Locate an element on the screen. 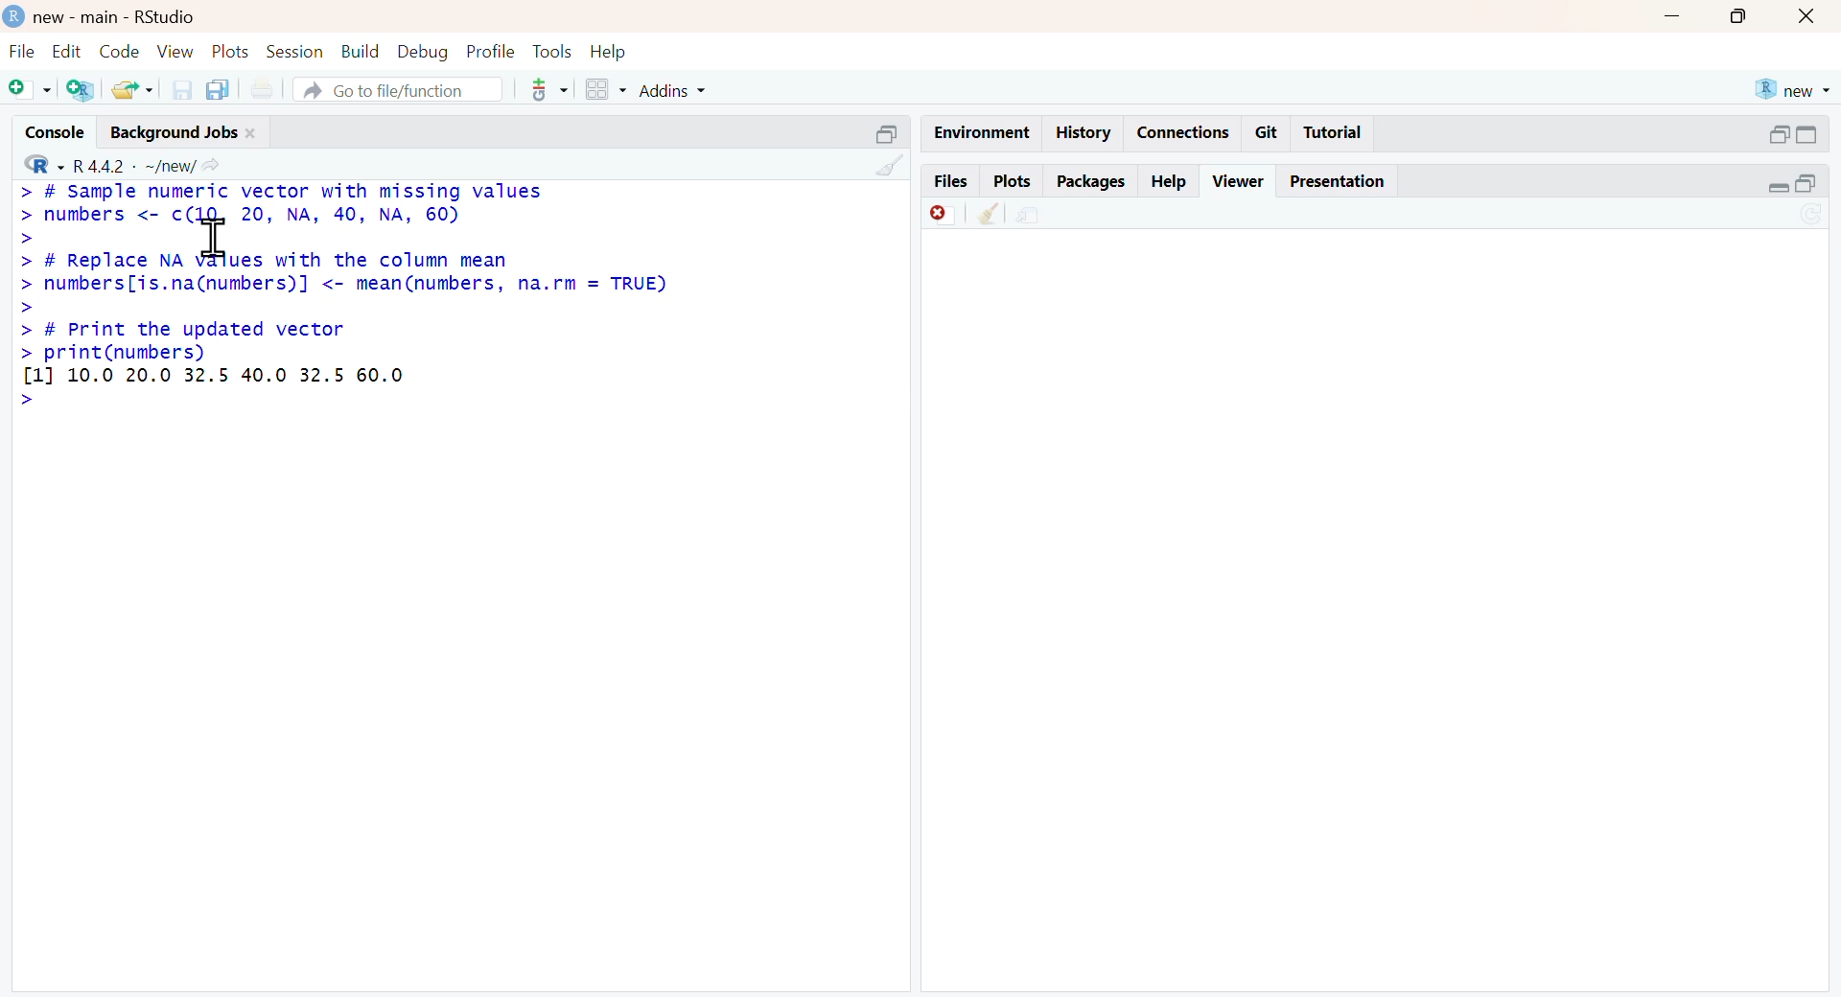  background jobs is located at coordinates (175, 134).